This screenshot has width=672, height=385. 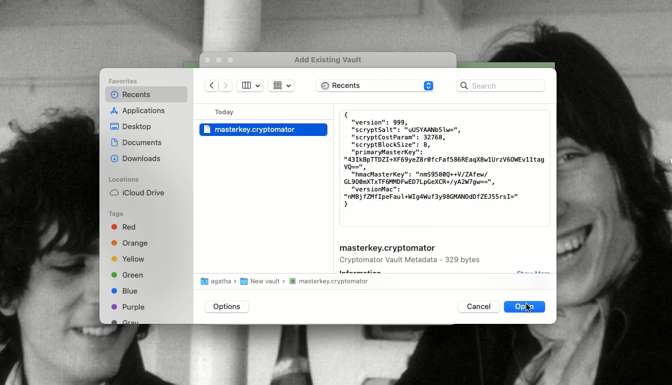 I want to click on Documents, so click(x=137, y=142).